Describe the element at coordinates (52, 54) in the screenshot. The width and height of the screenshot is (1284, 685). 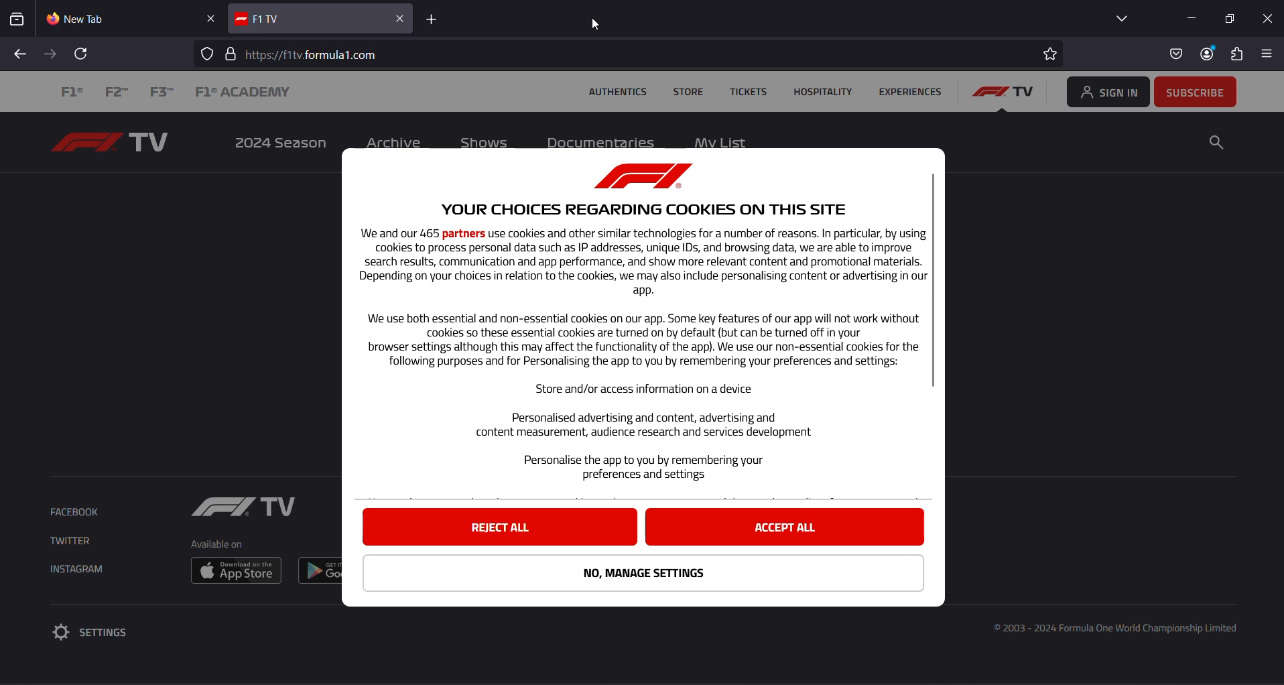
I see `go forward one page` at that location.